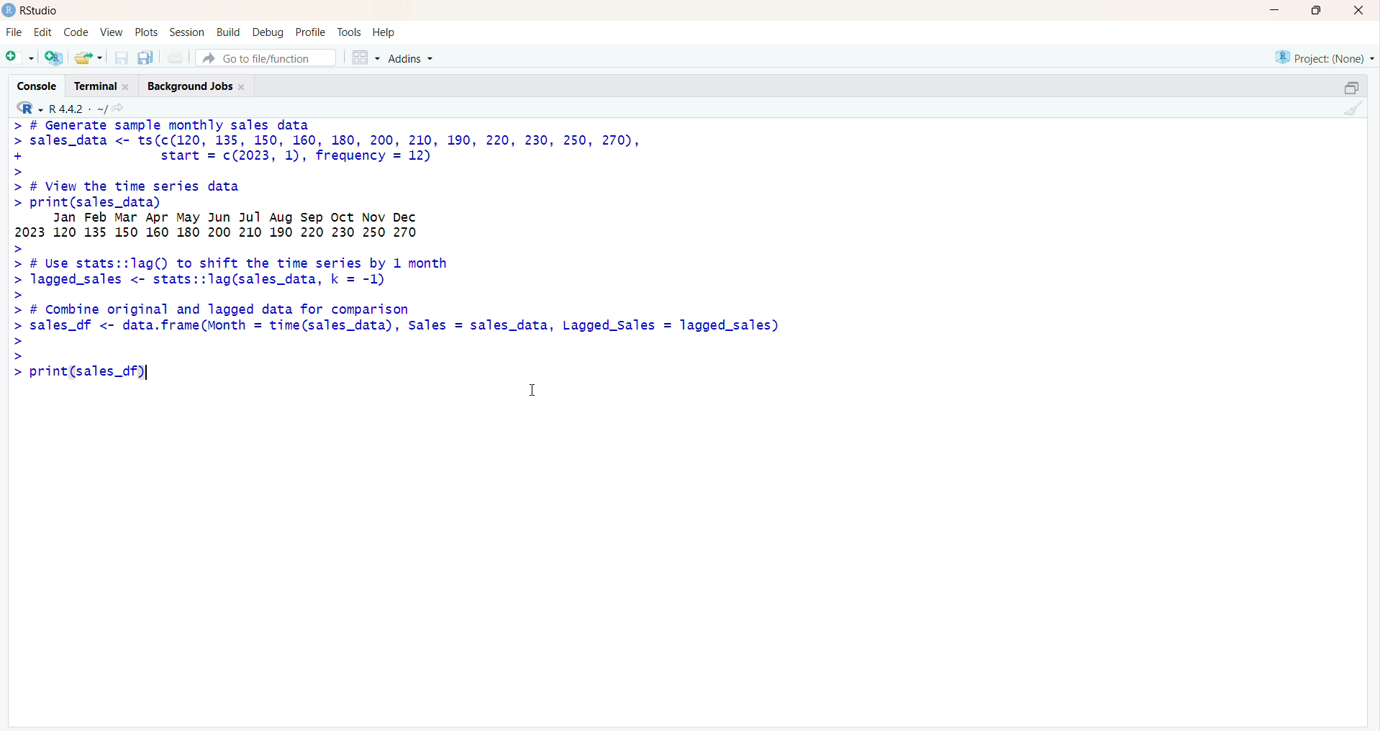 This screenshot has height=731, width=1380. I want to click on session, so click(187, 32).